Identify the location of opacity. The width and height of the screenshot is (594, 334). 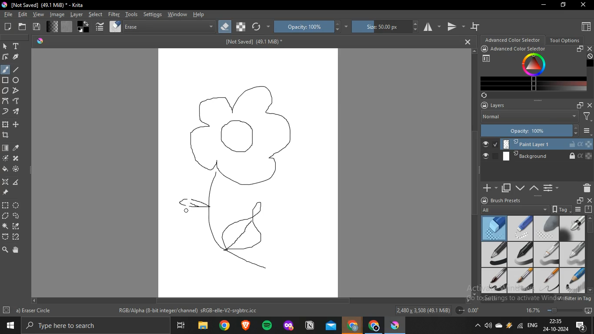
(311, 27).